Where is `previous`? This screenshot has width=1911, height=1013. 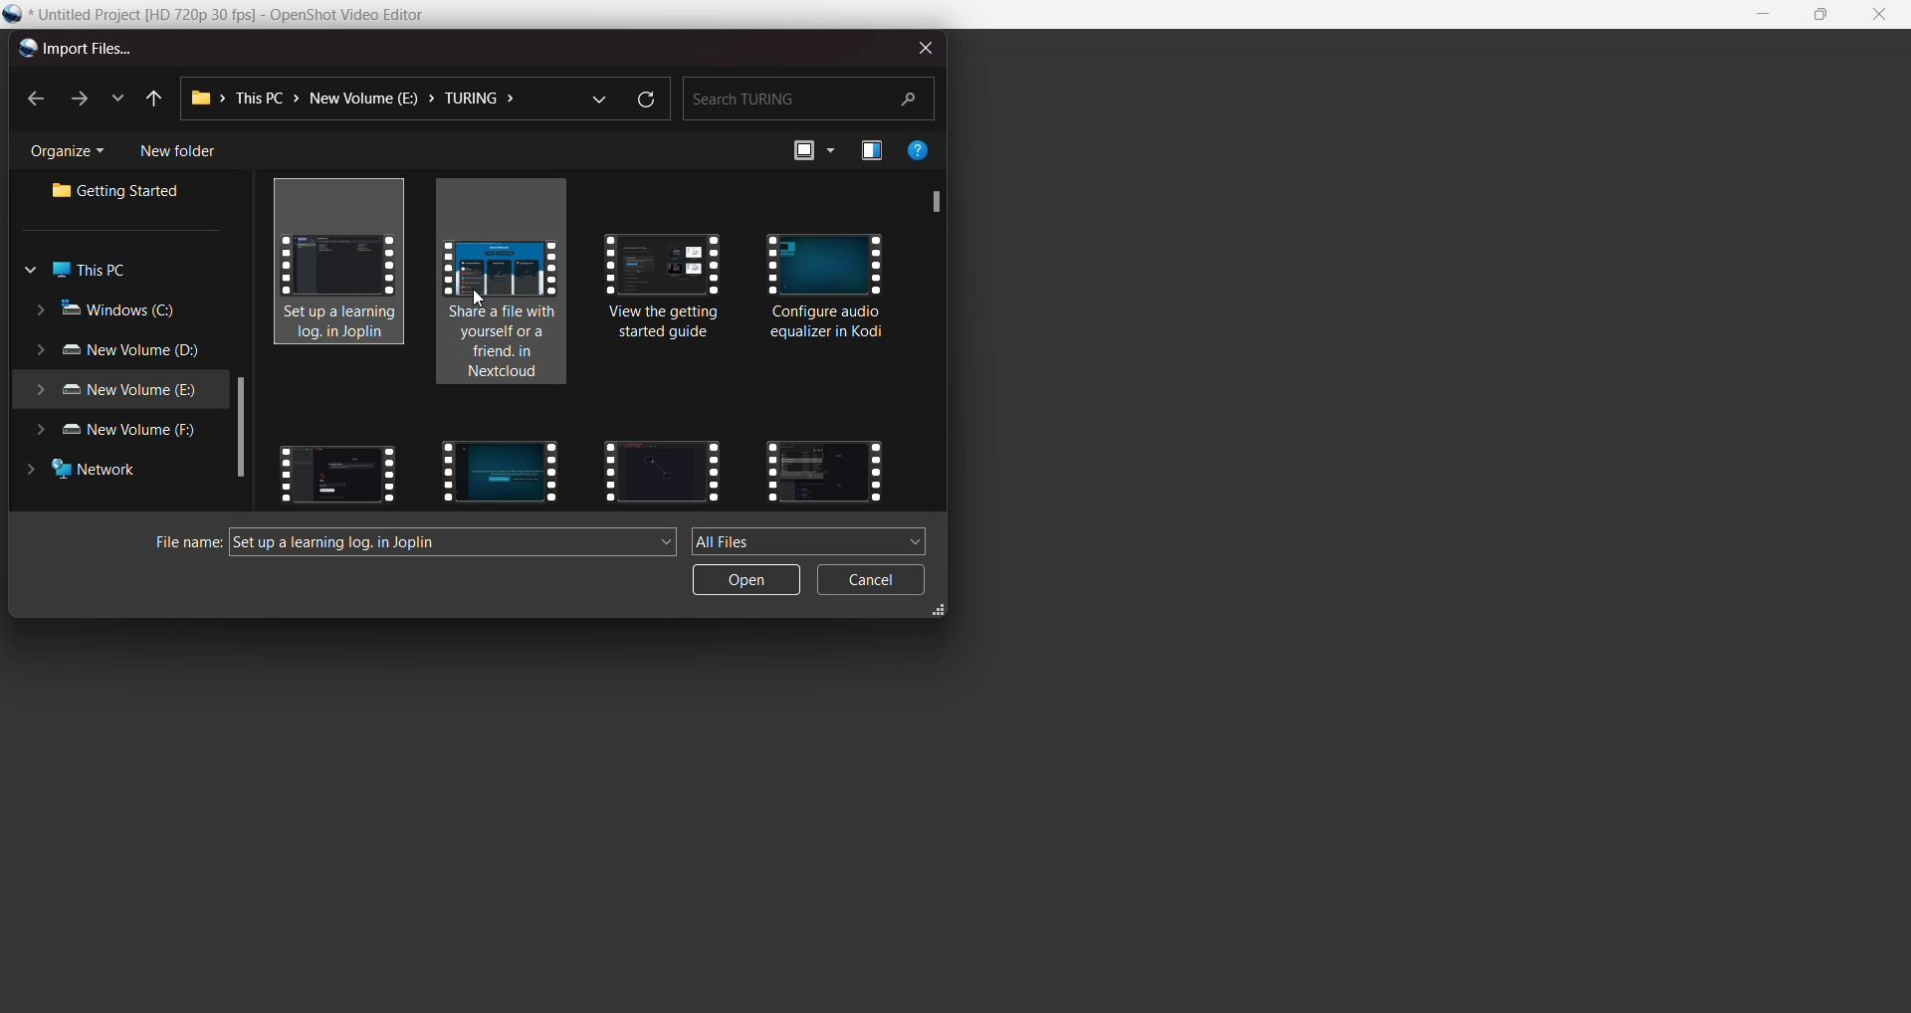
previous is located at coordinates (151, 100).